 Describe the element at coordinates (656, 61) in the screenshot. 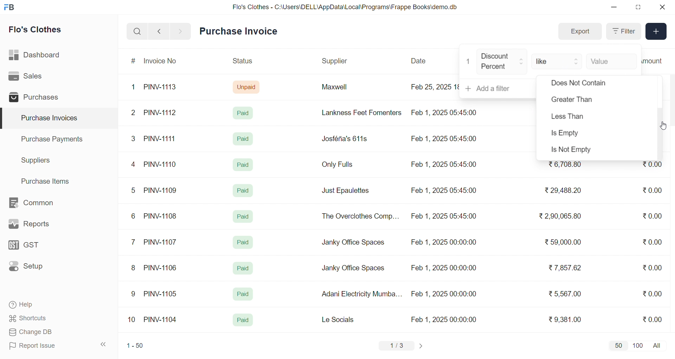

I see `Outstanding Amount` at that location.